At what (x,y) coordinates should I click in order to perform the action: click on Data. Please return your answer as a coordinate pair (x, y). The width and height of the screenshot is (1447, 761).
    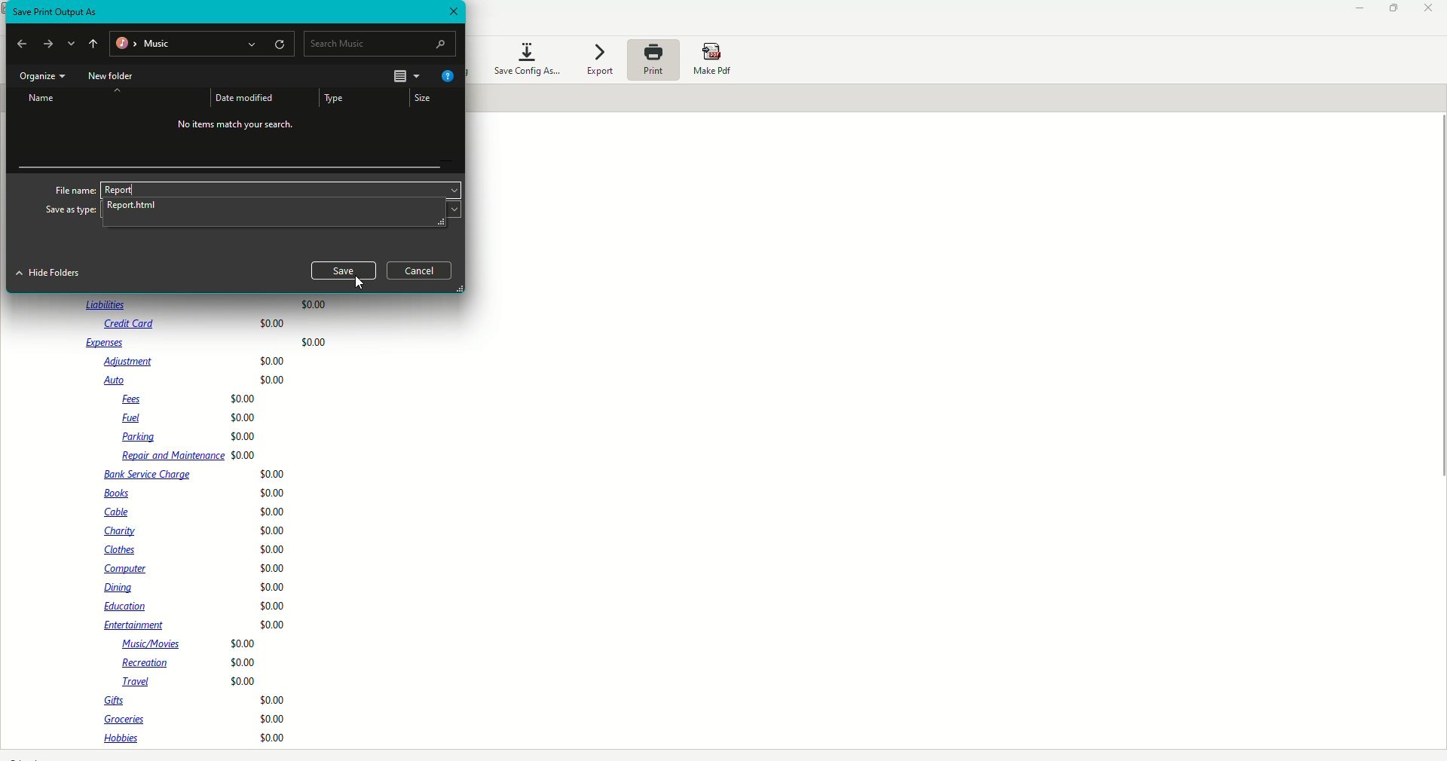
    Looking at the image, I should click on (215, 523).